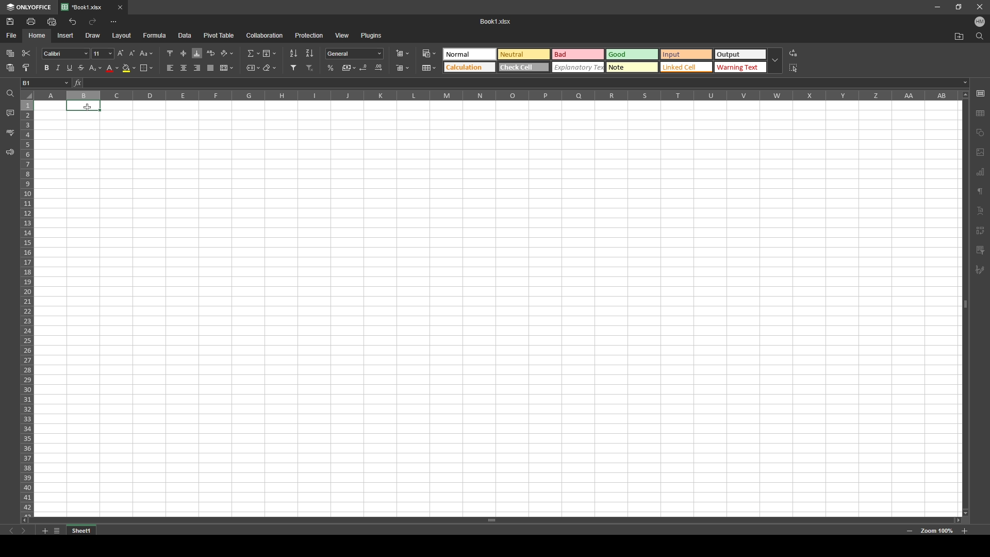 The height and width of the screenshot is (557, 990). I want to click on data, so click(185, 36).